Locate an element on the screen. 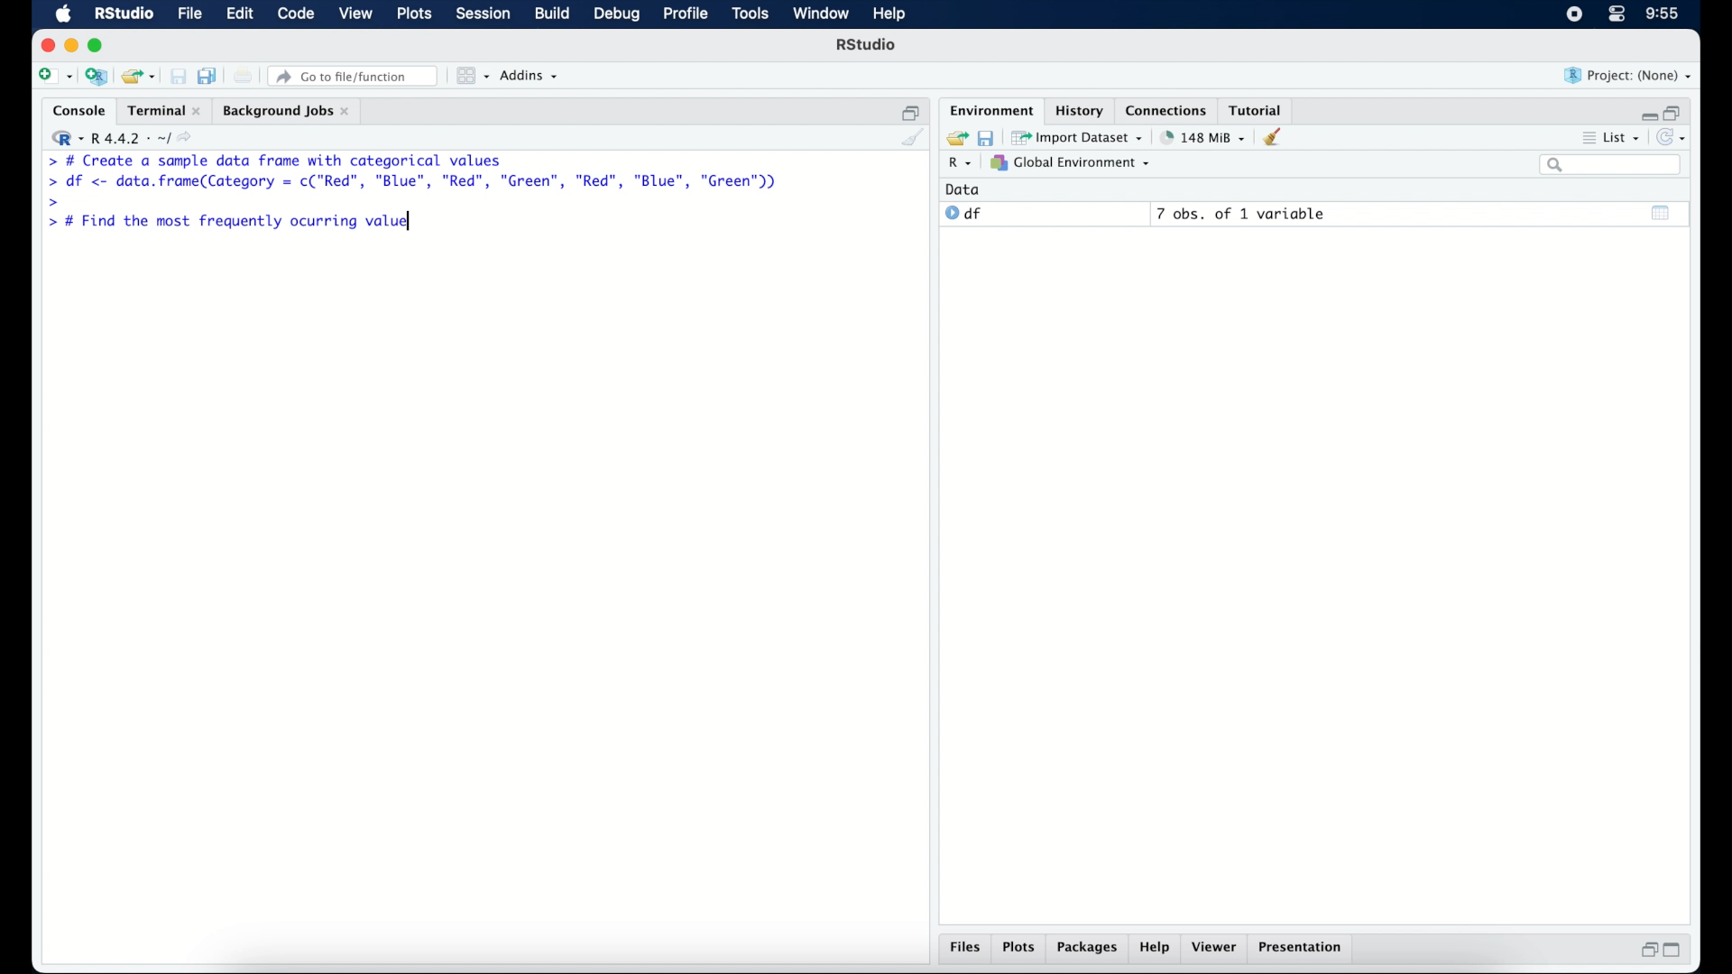 The width and height of the screenshot is (1732, 974). background jobs is located at coordinates (289, 110).